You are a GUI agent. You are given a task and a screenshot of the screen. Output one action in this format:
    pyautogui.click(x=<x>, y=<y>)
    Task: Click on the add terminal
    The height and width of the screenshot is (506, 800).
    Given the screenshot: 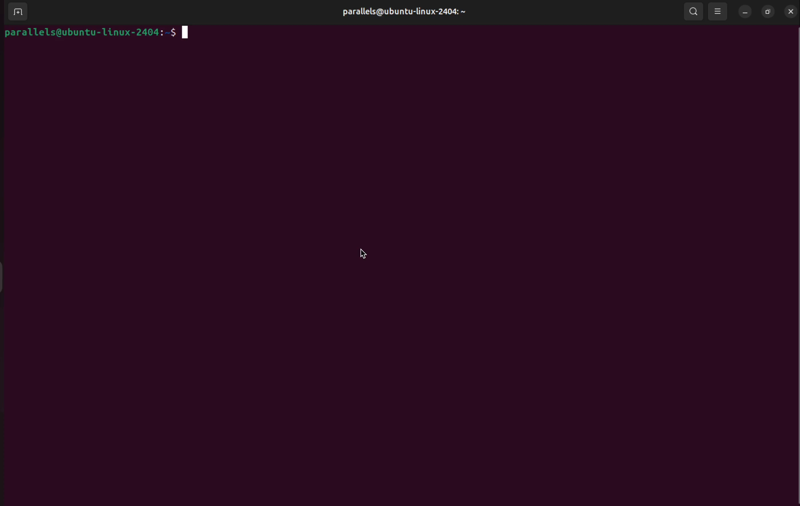 What is the action you would take?
    pyautogui.click(x=16, y=12)
    